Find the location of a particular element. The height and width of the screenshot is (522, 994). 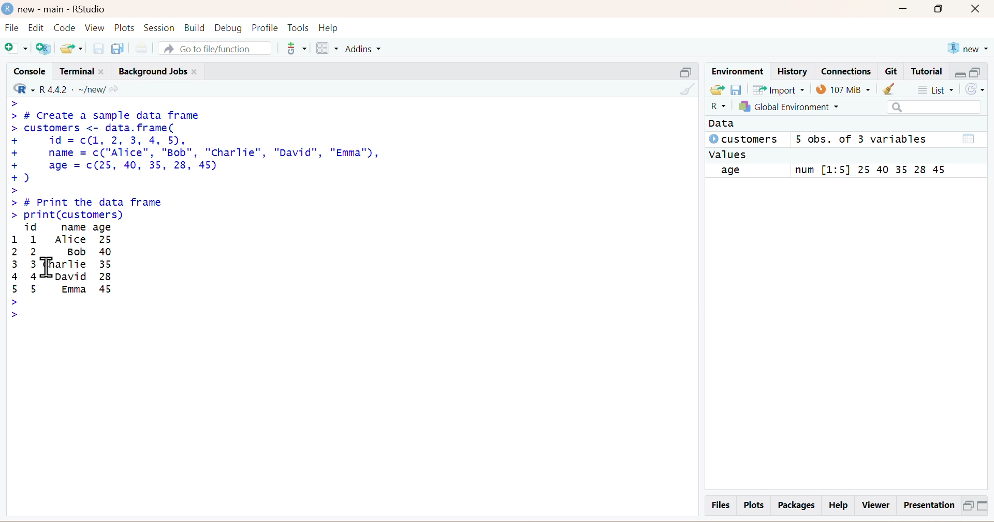

maximise is located at coordinates (977, 71).